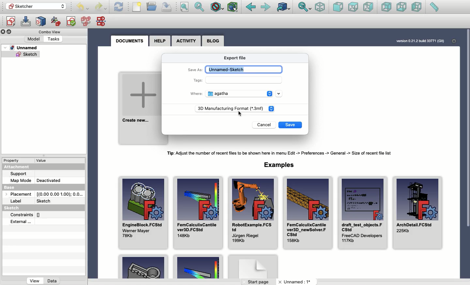  I want to click on Label Sketch, so click(34, 201).